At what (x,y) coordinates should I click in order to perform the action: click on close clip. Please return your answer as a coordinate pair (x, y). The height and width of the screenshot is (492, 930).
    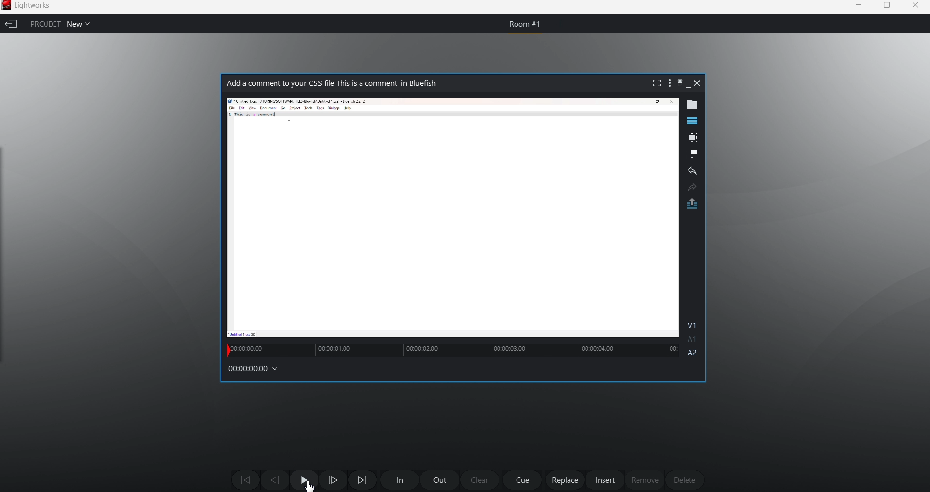
    Looking at the image, I should click on (698, 83).